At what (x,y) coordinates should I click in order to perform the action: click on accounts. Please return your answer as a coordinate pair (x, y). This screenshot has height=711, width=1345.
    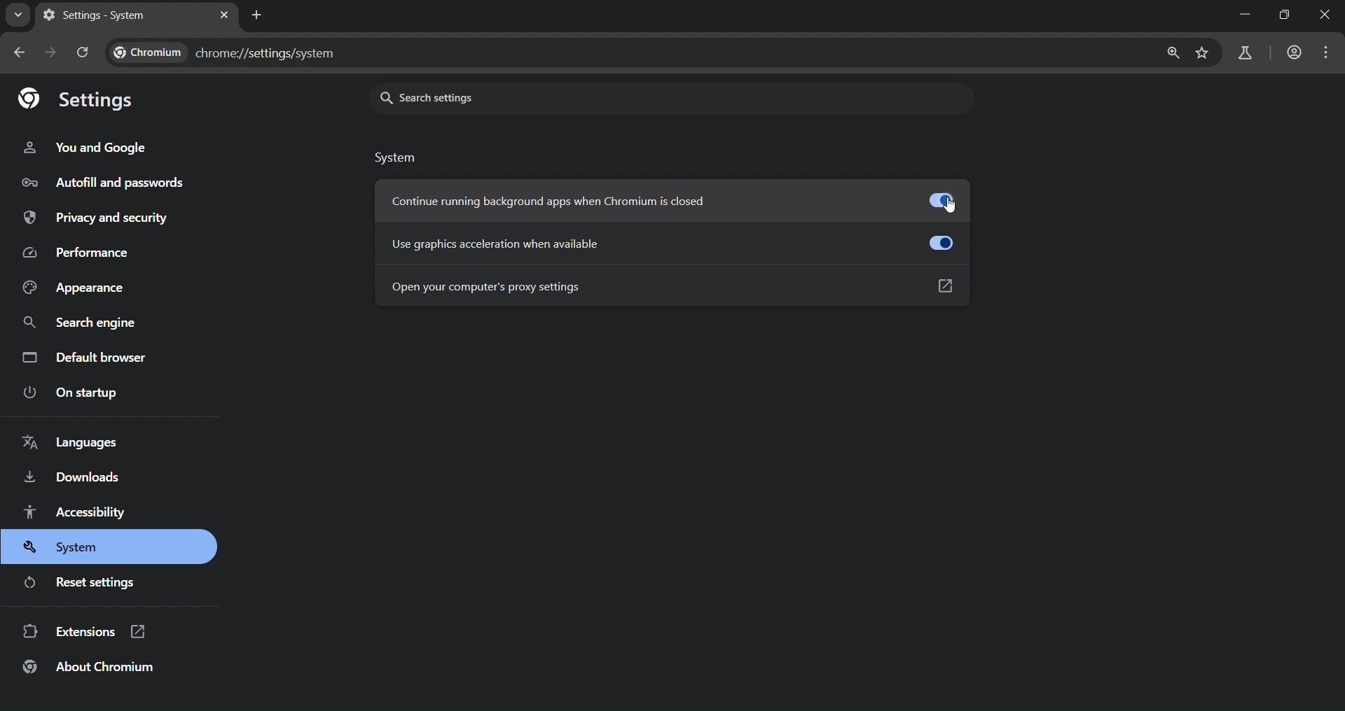
    Looking at the image, I should click on (1247, 52).